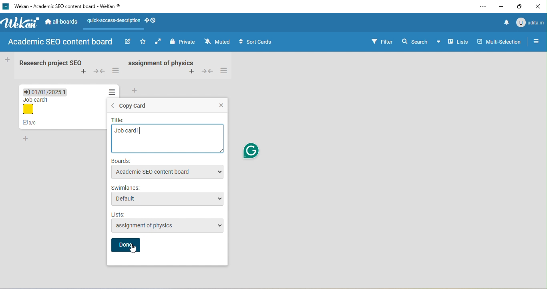 The image size is (547, 289). Describe the element at coordinates (207, 70) in the screenshot. I see `collapse` at that location.